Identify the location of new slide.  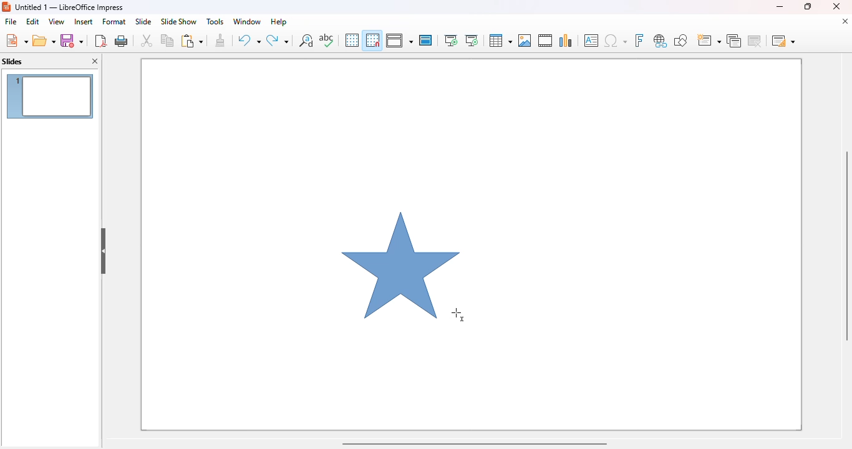
(708, 41).